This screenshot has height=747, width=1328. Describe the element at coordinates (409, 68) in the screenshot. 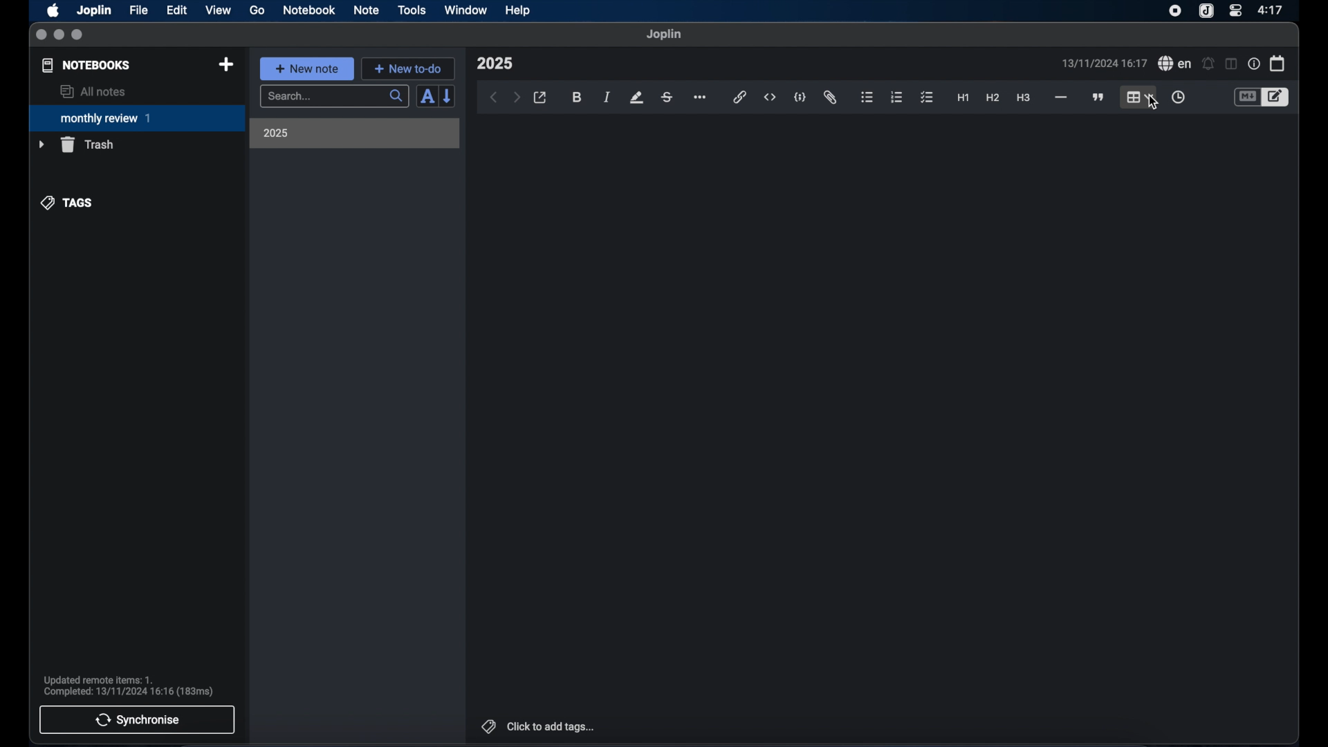

I see `new to-do` at that location.